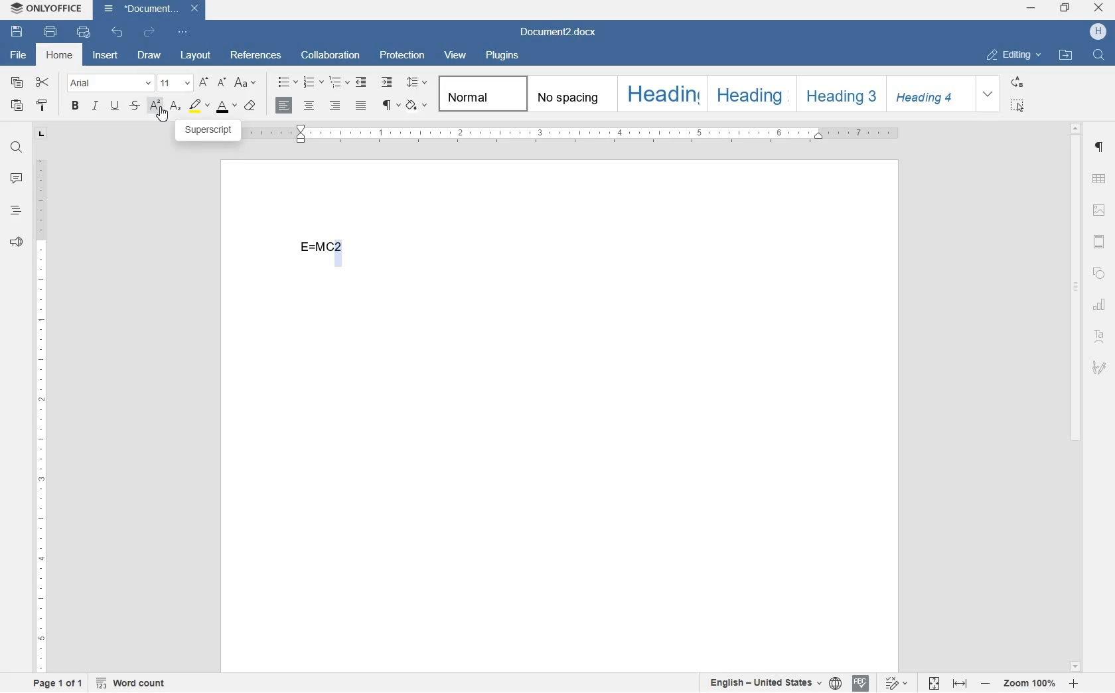 The image size is (1115, 693). I want to click on copy, so click(17, 84).